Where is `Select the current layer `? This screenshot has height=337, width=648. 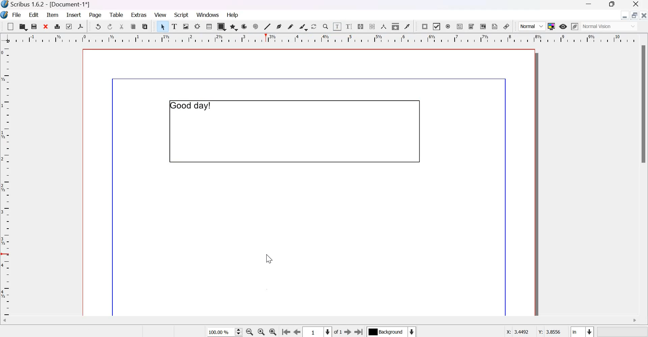
Select the current layer  is located at coordinates (391, 332).